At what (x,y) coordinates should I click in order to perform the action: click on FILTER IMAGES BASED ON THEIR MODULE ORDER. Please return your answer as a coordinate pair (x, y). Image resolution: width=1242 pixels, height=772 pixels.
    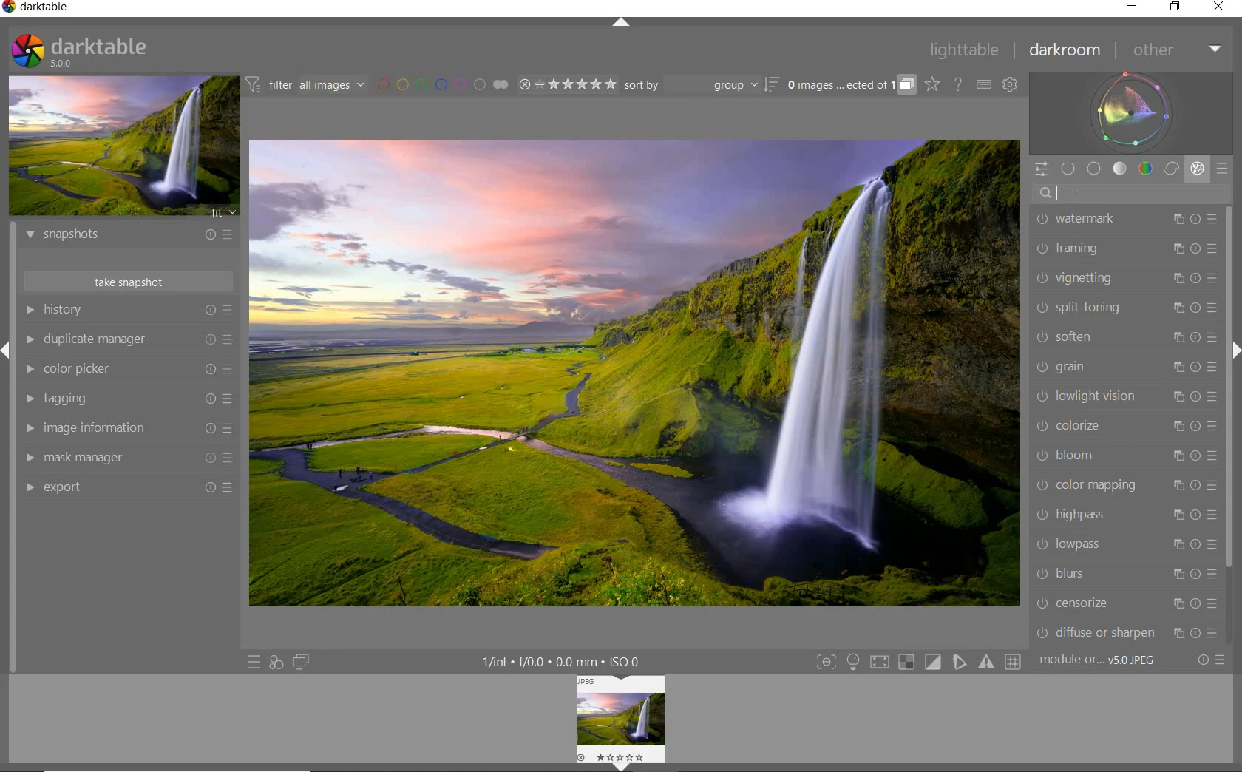
    Looking at the image, I should click on (305, 85).